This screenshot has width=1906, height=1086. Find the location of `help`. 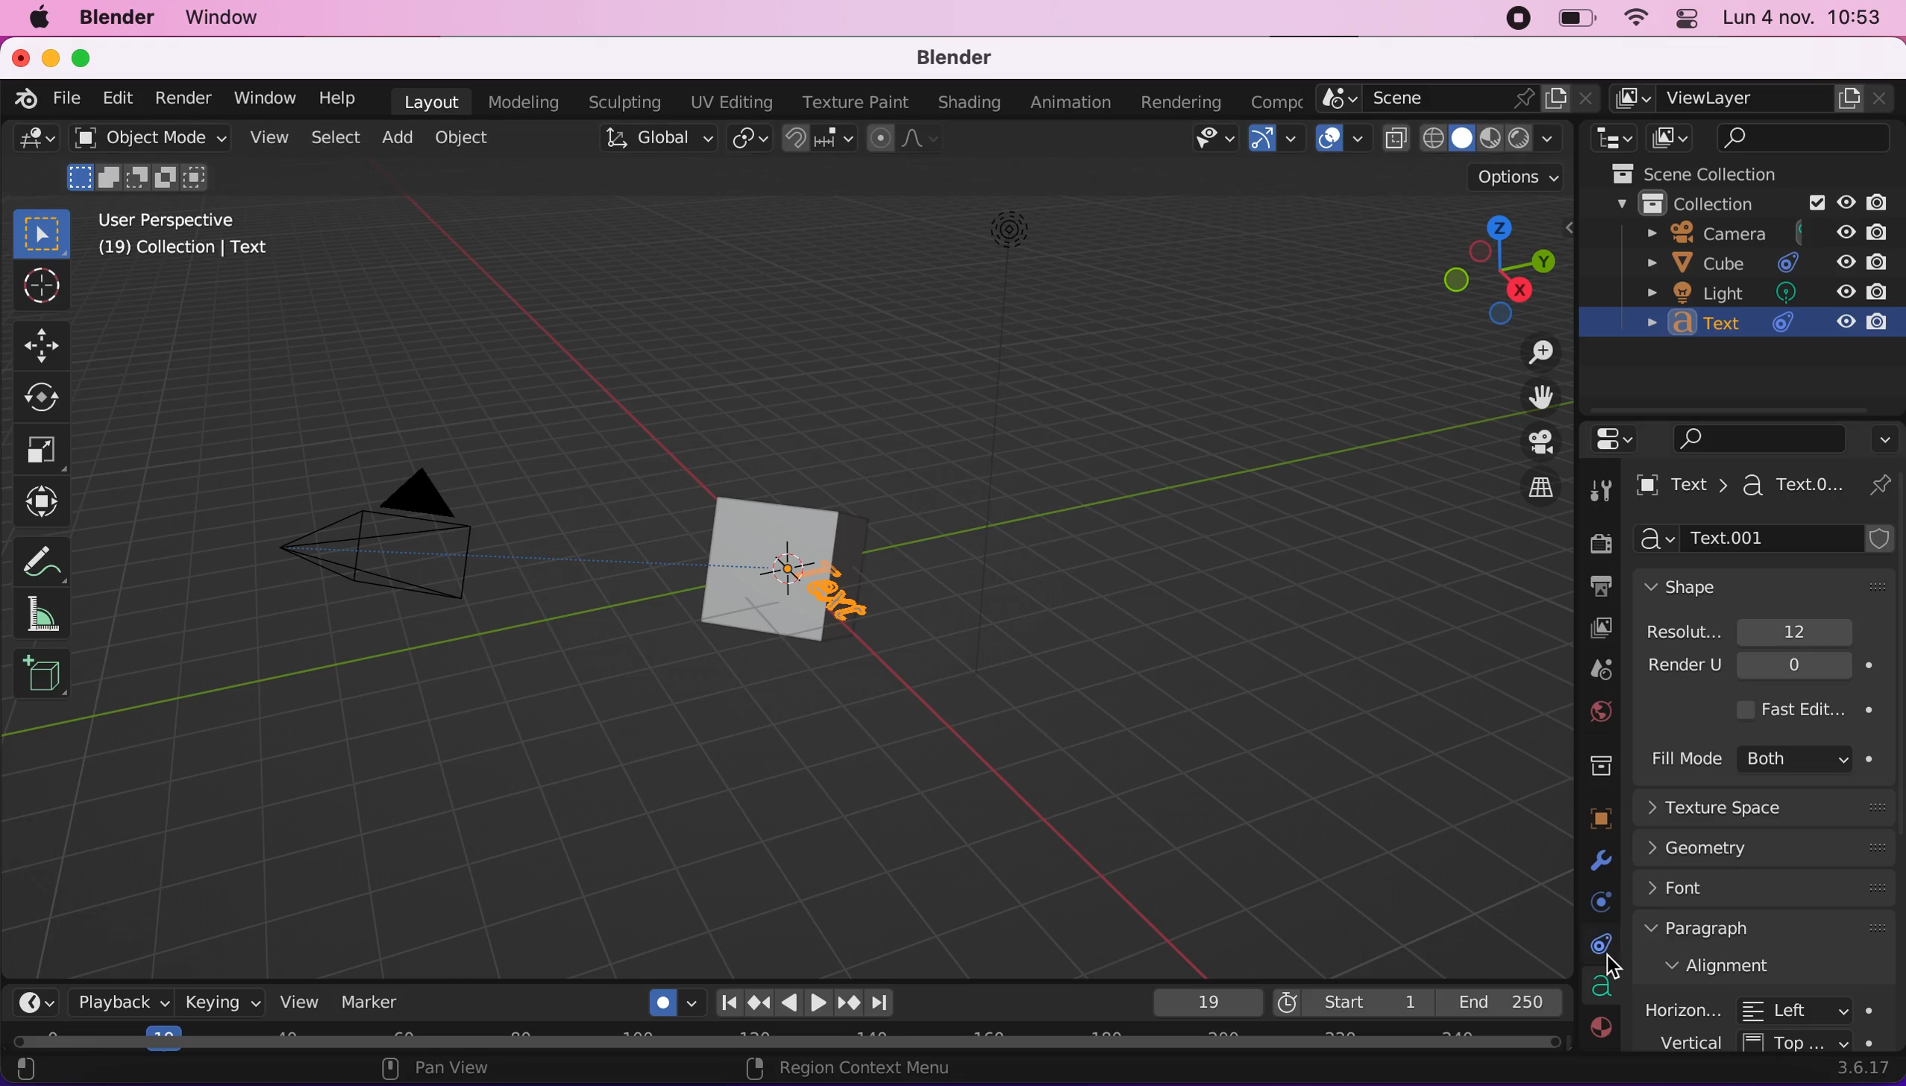

help is located at coordinates (344, 100).